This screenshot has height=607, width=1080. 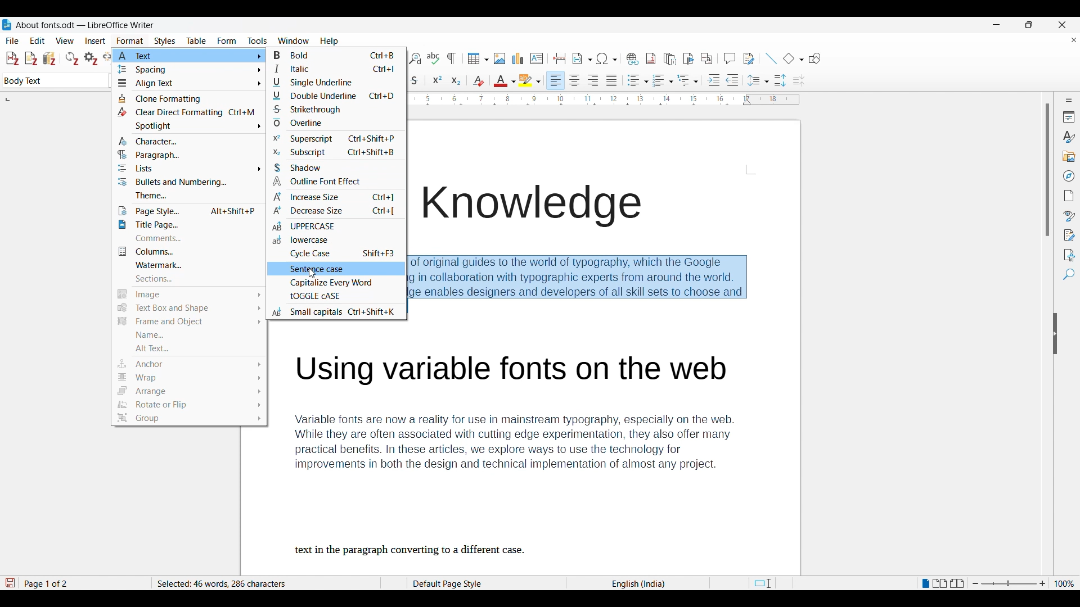 I want to click on Clear Direct Formatting, so click(x=184, y=112).